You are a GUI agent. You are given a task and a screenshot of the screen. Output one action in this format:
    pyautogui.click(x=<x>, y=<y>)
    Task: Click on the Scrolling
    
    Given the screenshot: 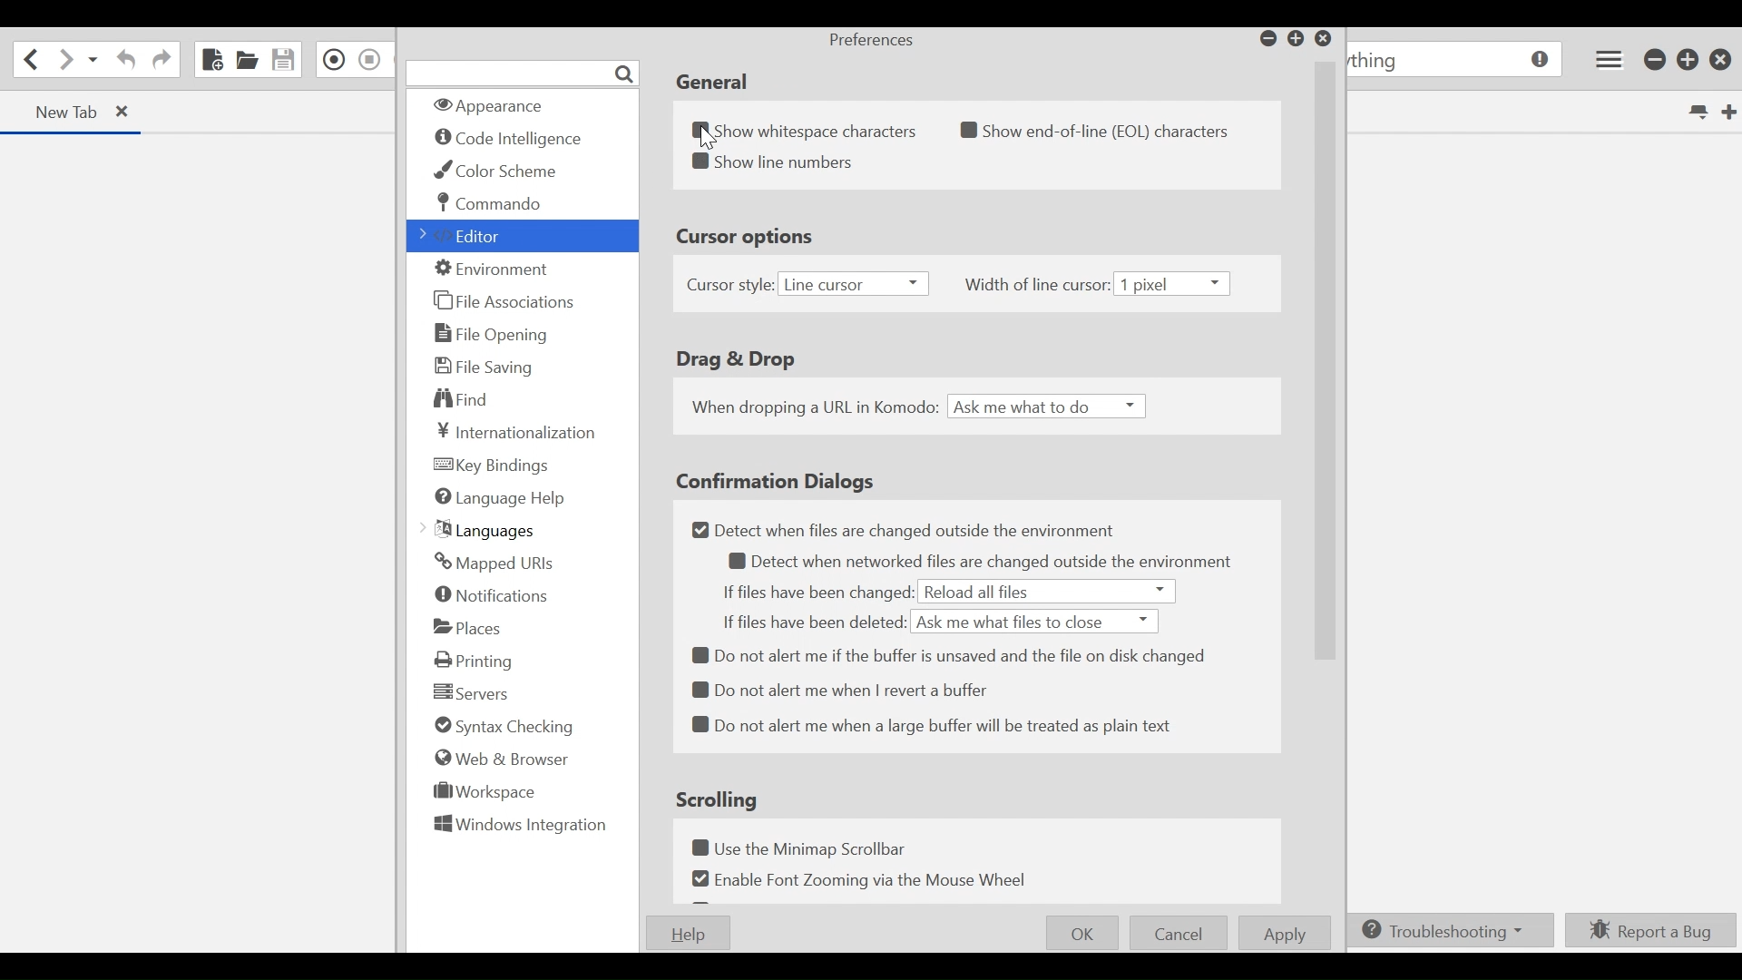 What is the action you would take?
    pyautogui.click(x=714, y=799)
    